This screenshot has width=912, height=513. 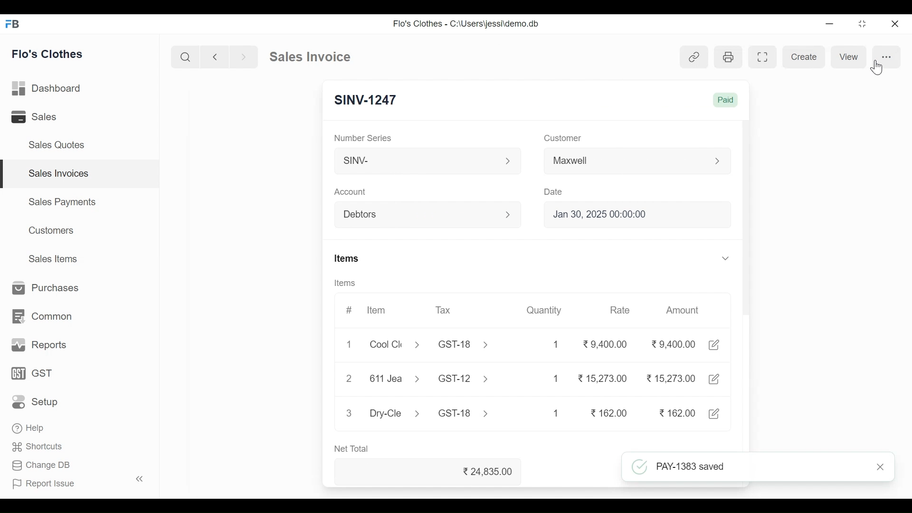 I want to click on Flo's Clothes - C:\Users\jessi\demo.db, so click(x=467, y=23).